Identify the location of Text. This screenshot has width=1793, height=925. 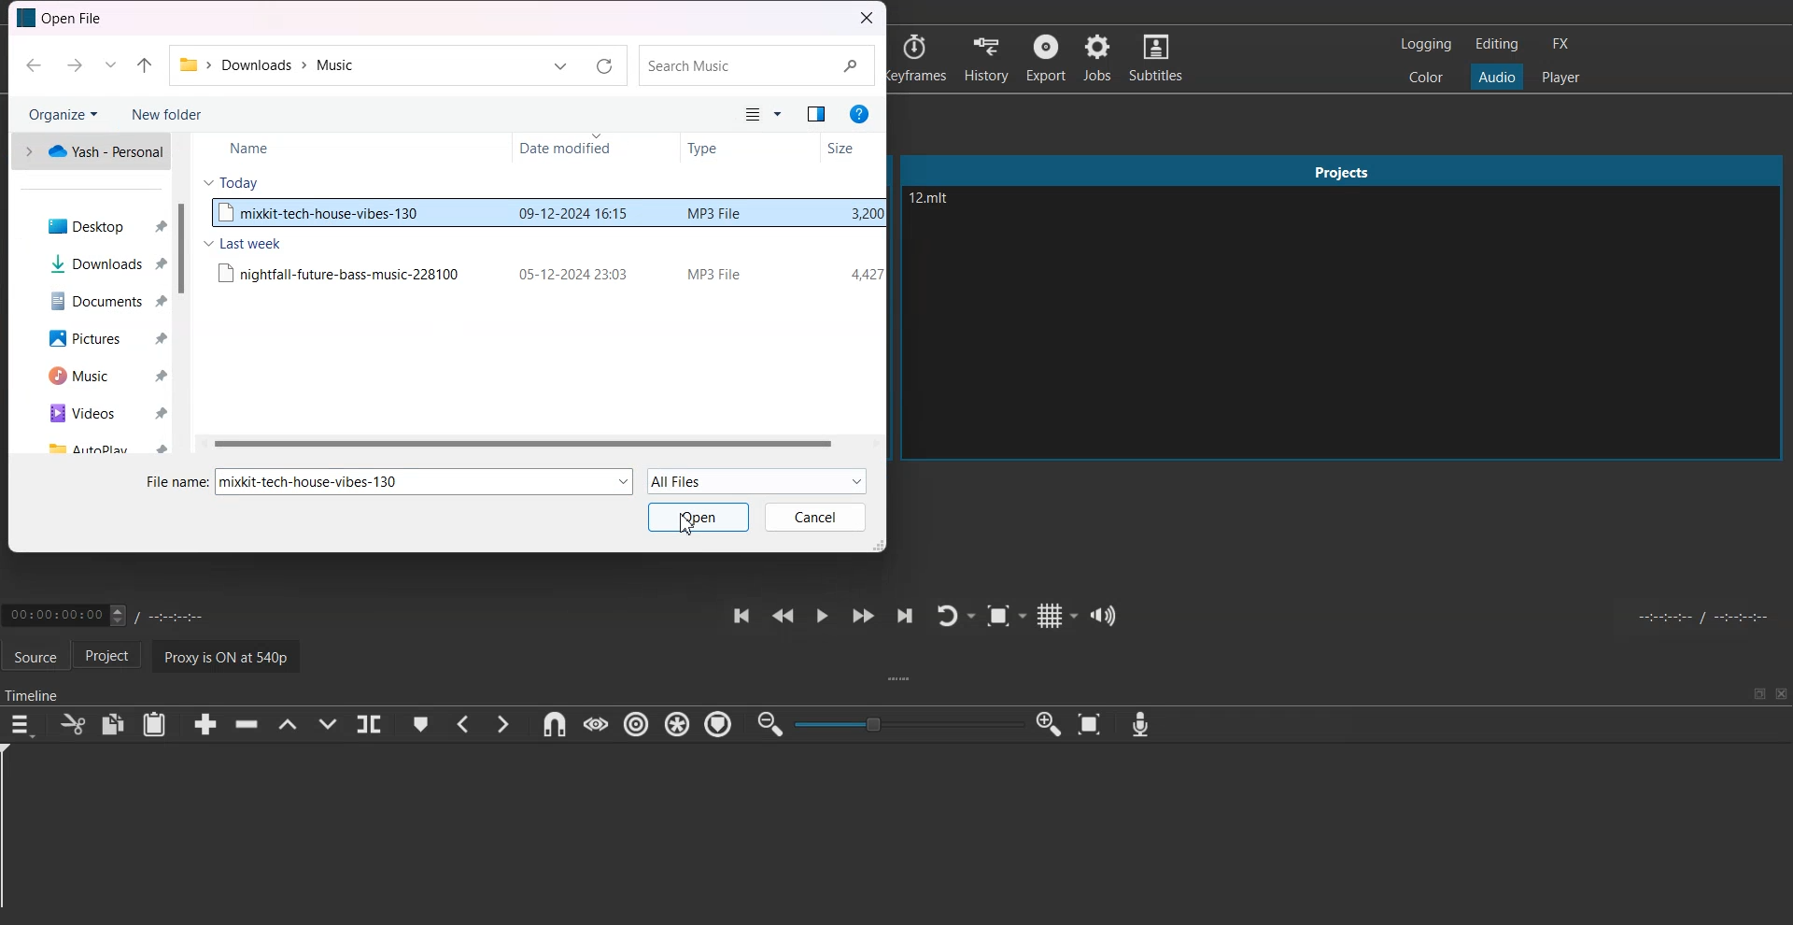
(934, 200).